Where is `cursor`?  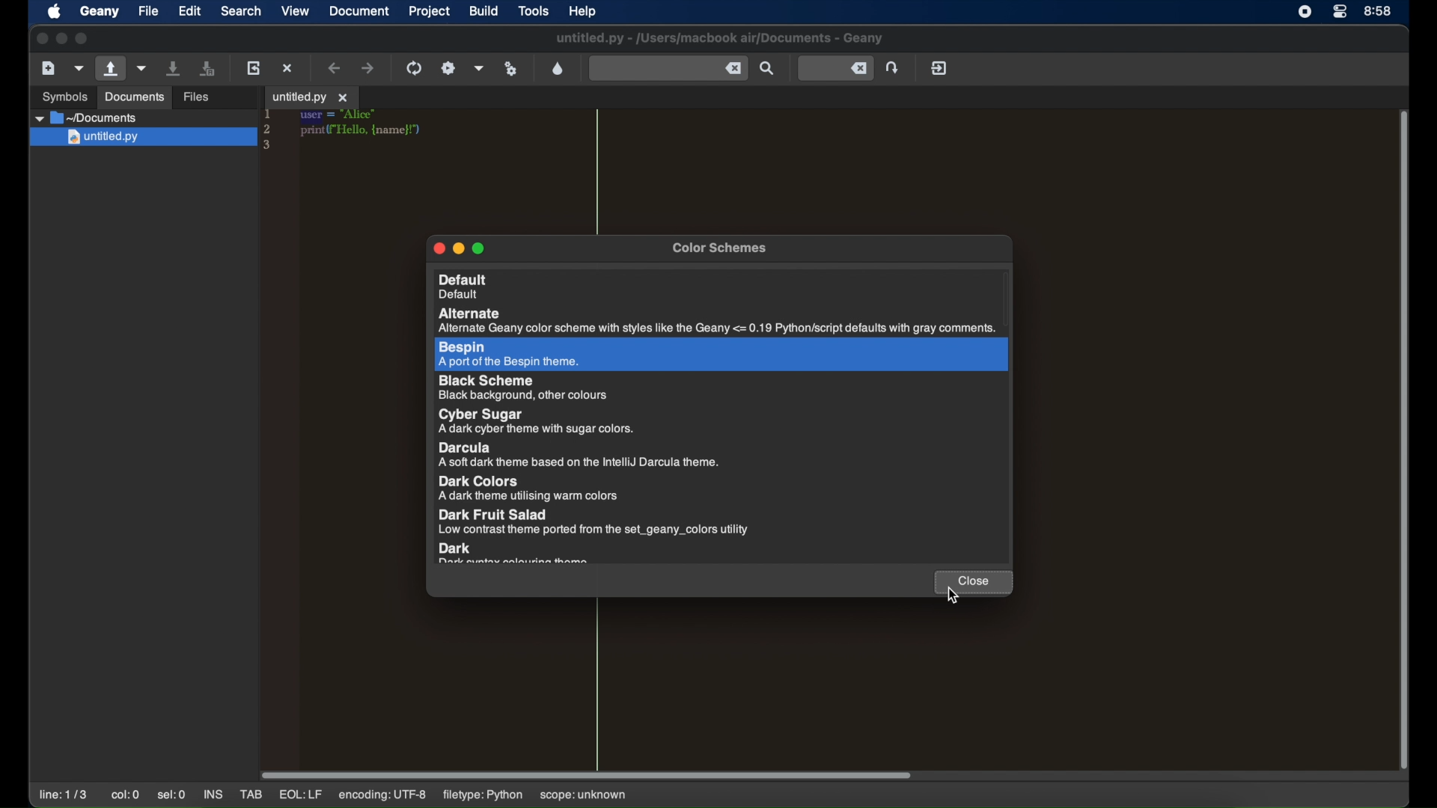 cursor is located at coordinates (957, 590).